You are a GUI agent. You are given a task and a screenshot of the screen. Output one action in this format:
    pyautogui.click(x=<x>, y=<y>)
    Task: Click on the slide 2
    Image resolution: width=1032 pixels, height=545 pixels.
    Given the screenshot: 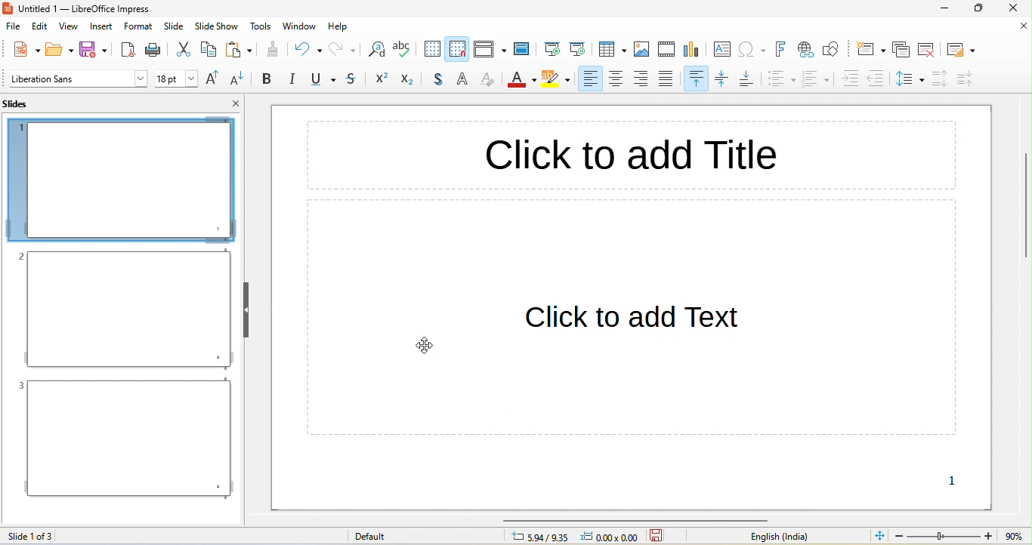 What is the action you would take?
    pyautogui.click(x=124, y=309)
    